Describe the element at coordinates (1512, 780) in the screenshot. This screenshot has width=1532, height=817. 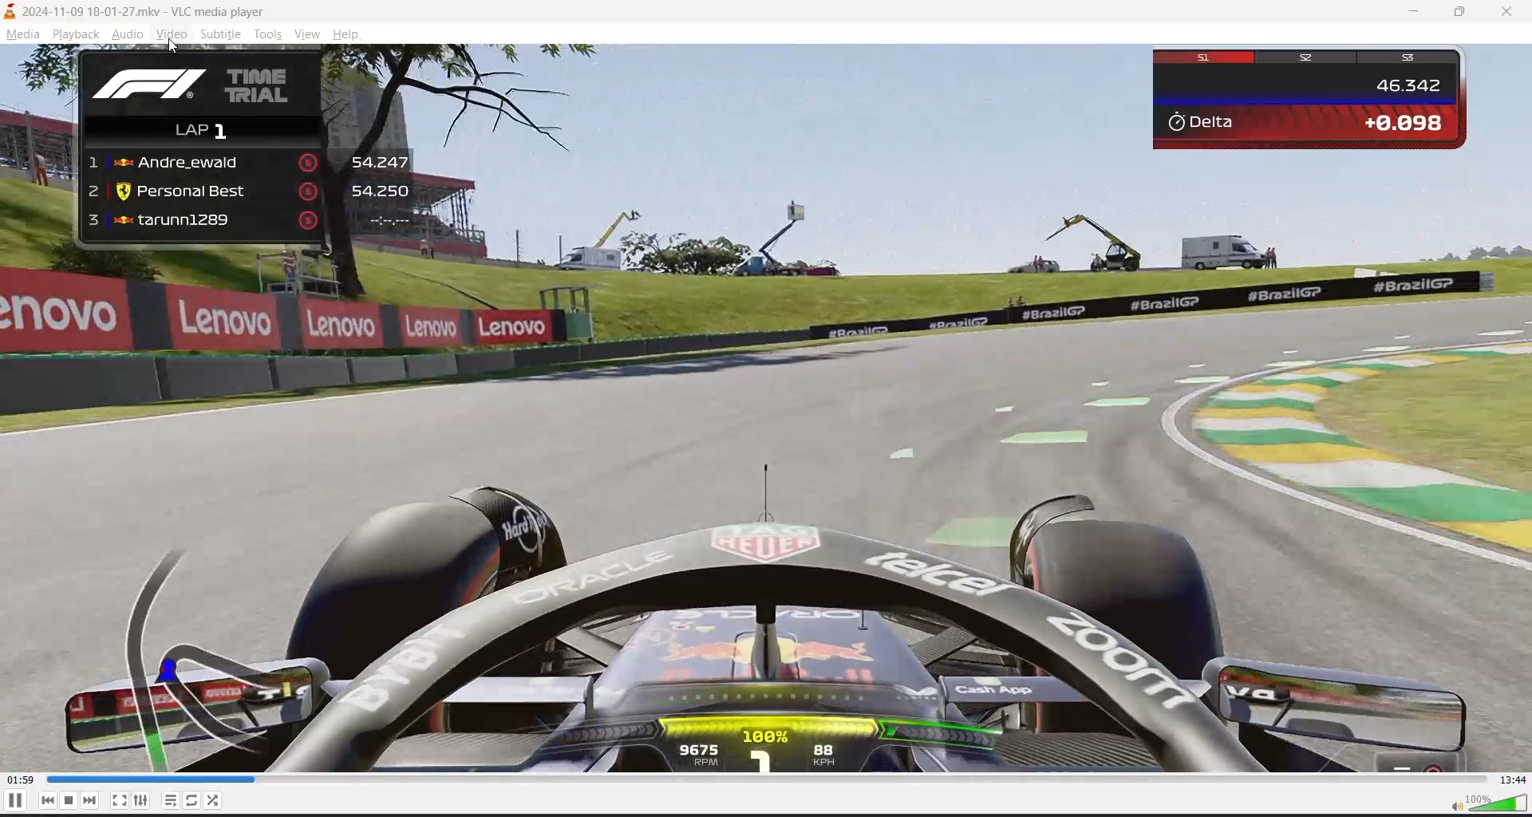
I see `total track time` at that location.